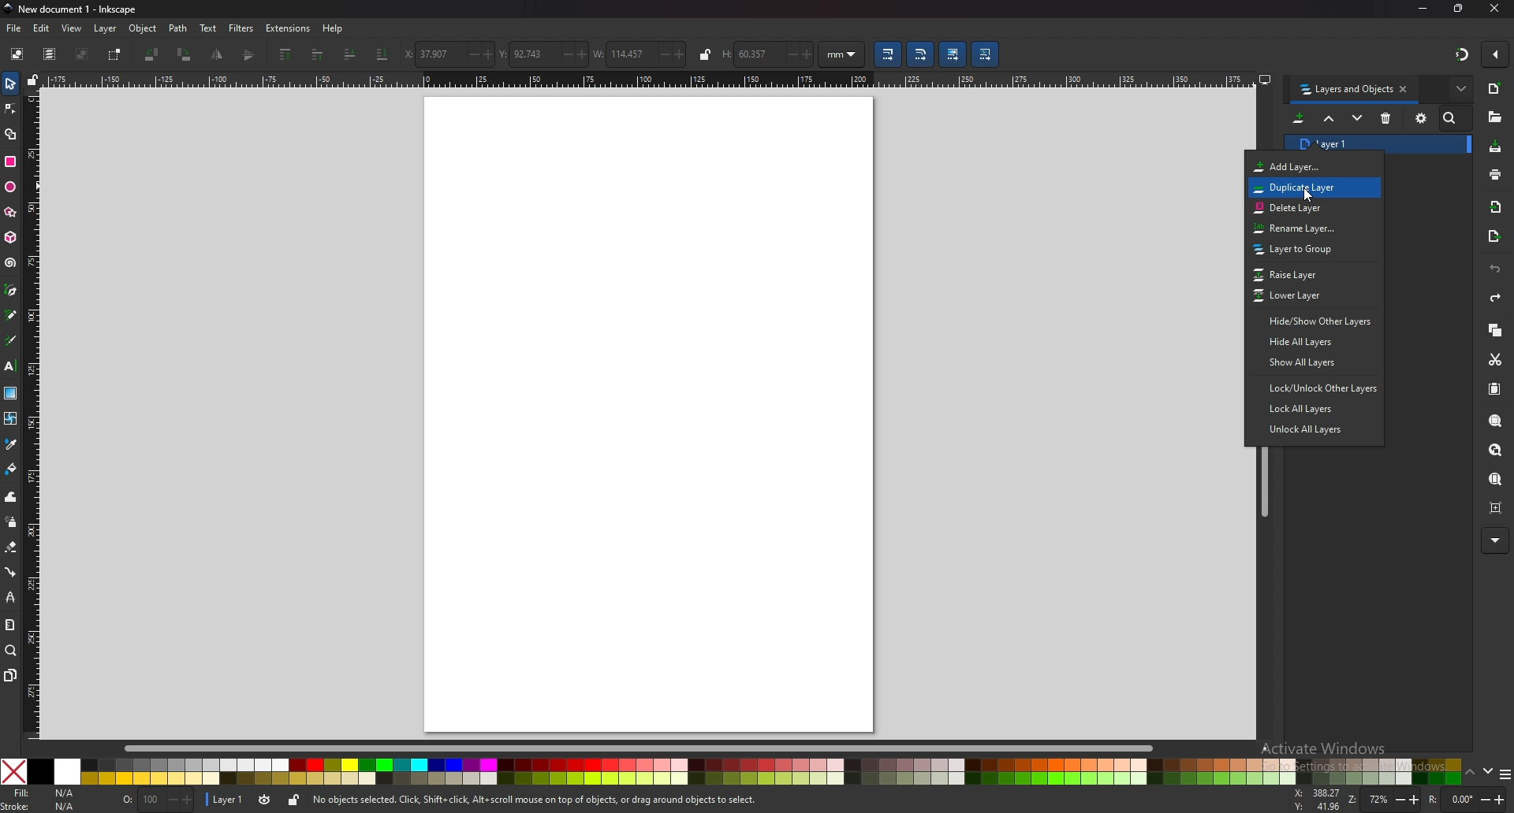  What do you see at coordinates (1300, 118) in the screenshot?
I see `add layer` at bounding box center [1300, 118].